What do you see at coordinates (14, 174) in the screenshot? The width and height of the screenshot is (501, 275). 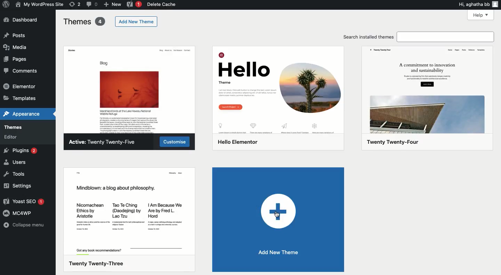 I see `Tools` at bounding box center [14, 174].